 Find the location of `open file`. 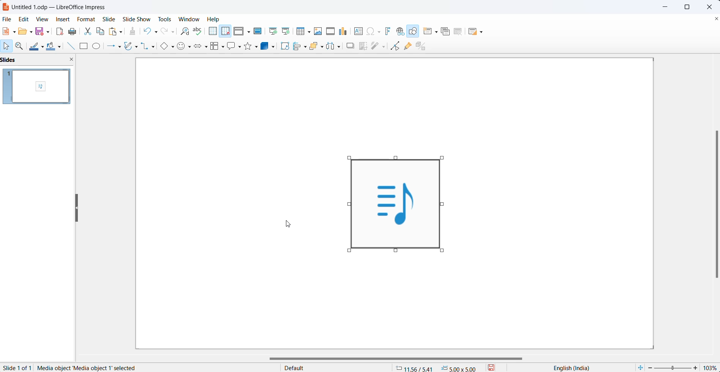

open file is located at coordinates (23, 32).